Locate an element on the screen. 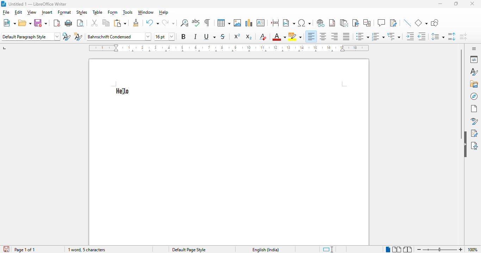 This screenshot has height=253, width=481. text language is located at coordinates (264, 249).